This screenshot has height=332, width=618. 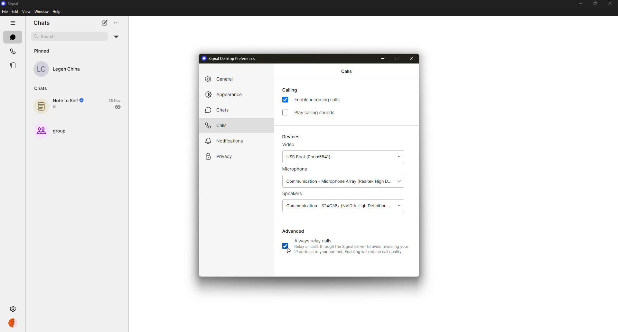 I want to click on pinned, so click(x=43, y=51).